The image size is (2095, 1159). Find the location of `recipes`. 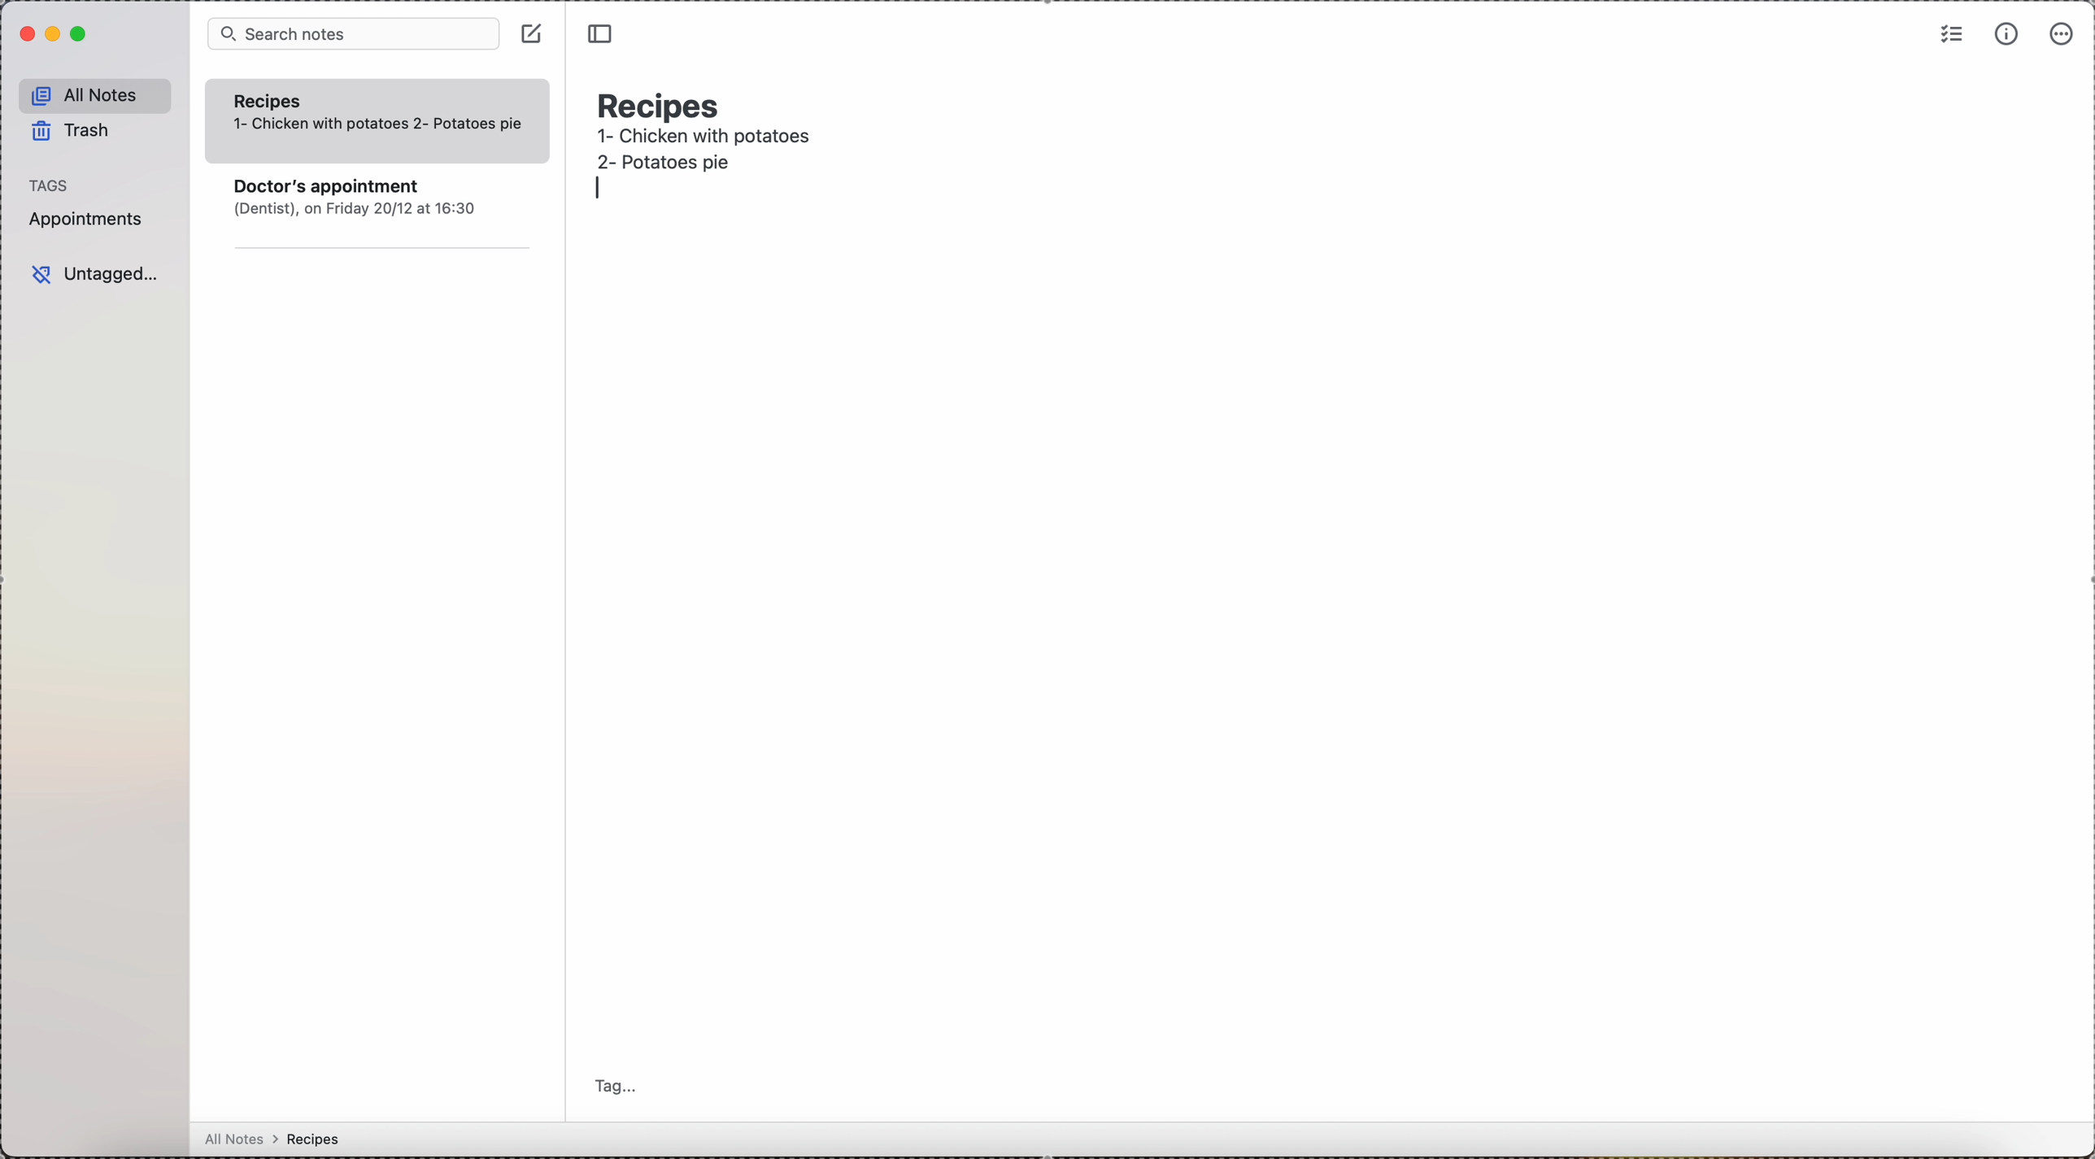

recipes is located at coordinates (664, 104).